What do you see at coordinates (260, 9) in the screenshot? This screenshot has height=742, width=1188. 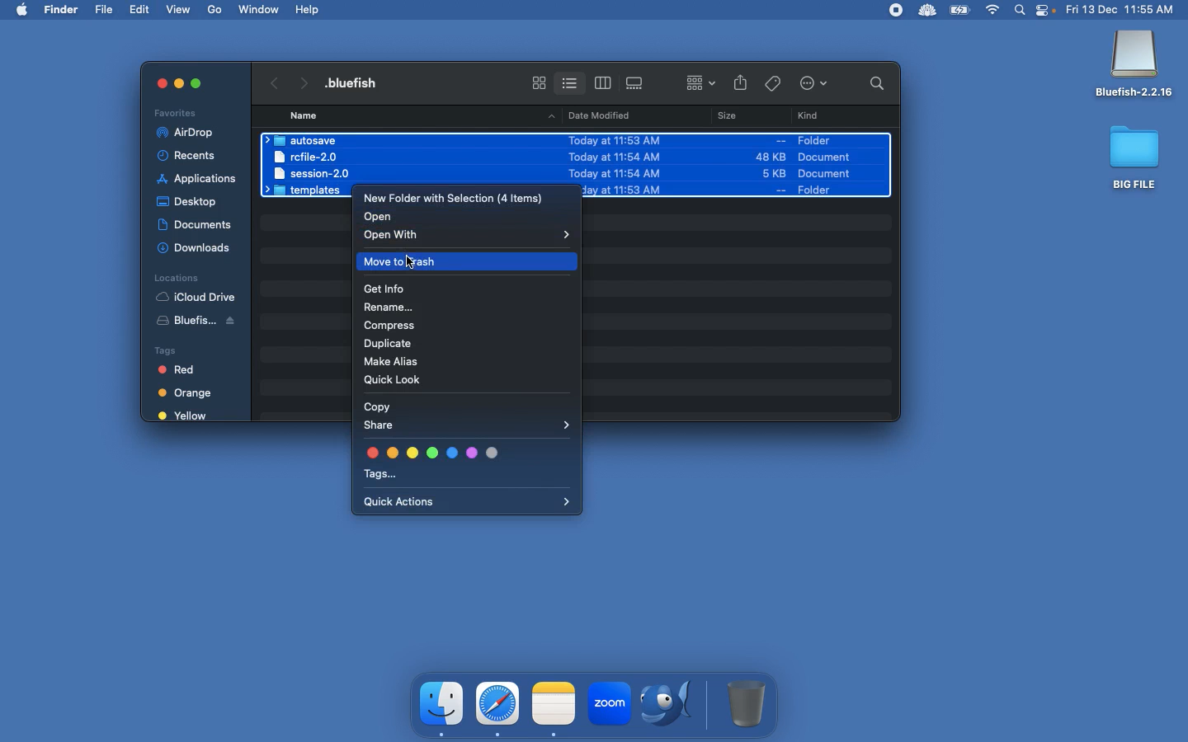 I see `Window` at bounding box center [260, 9].